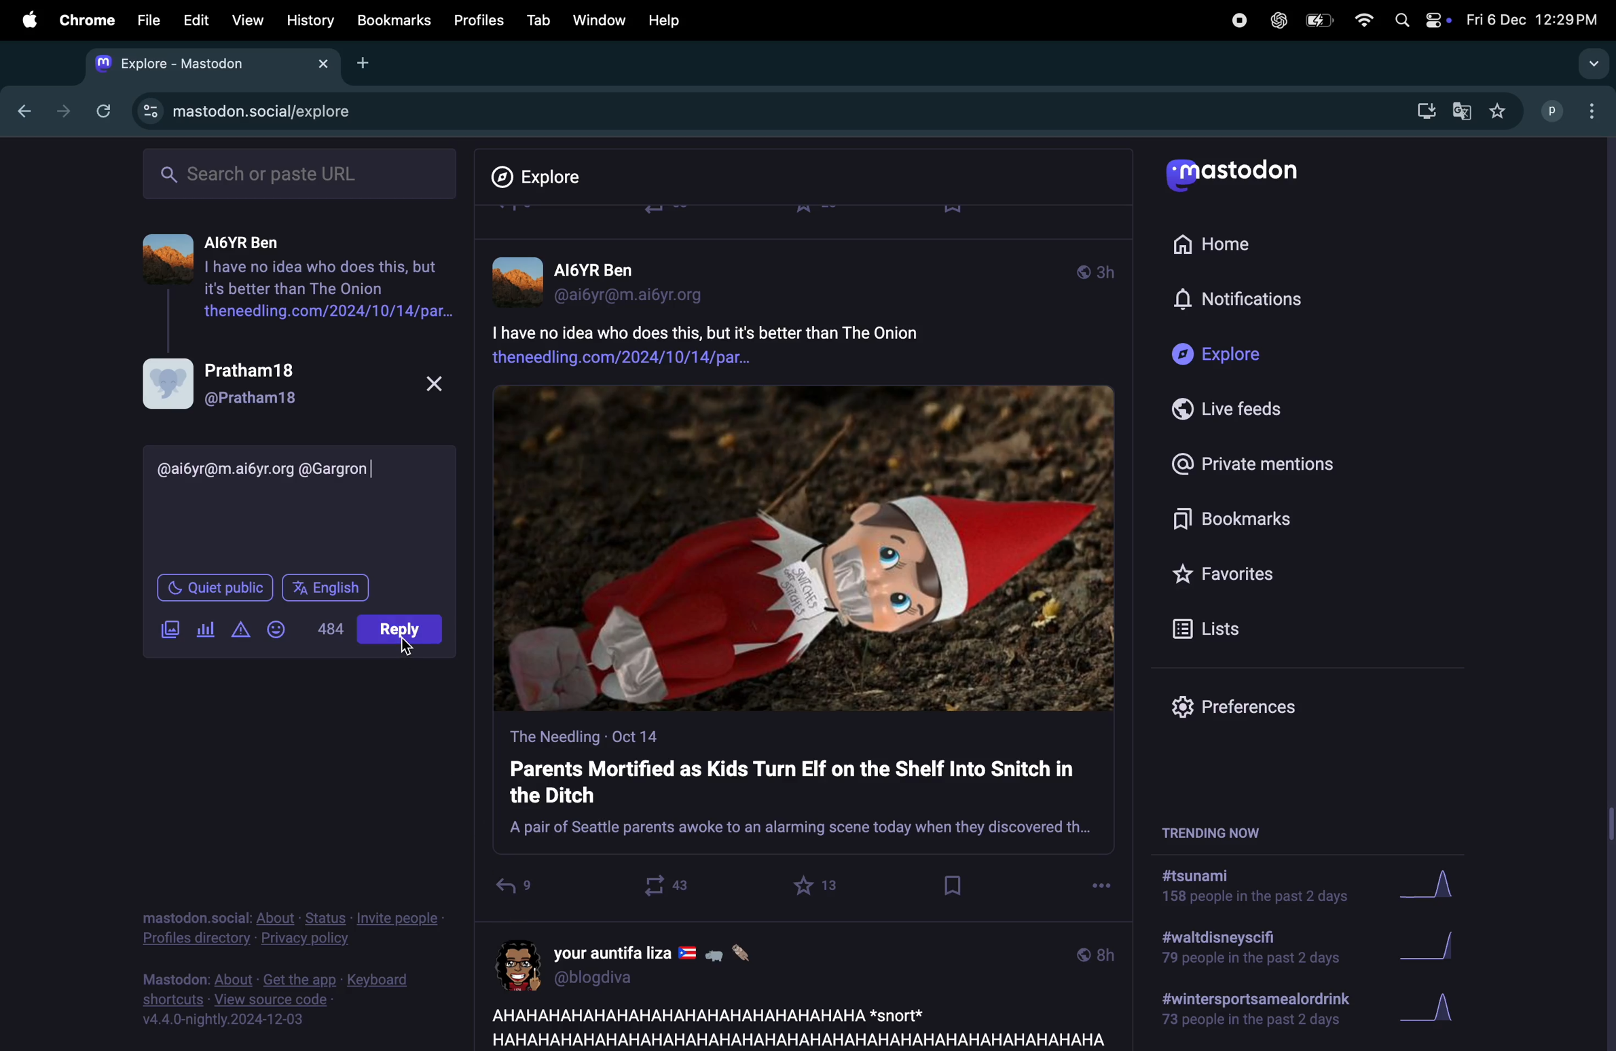 The image size is (1616, 1051). What do you see at coordinates (329, 627) in the screenshot?
I see `500 words` at bounding box center [329, 627].